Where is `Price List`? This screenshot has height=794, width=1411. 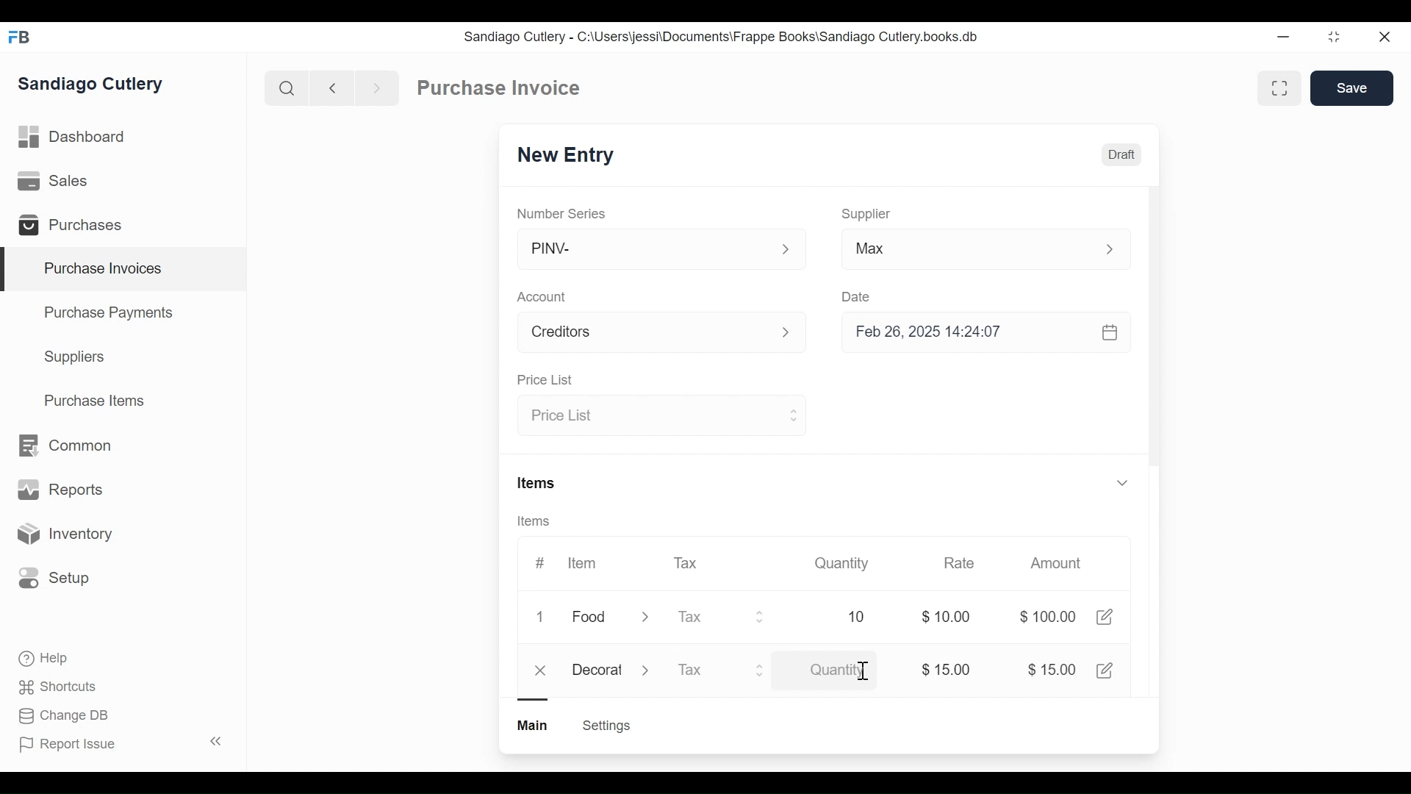 Price List is located at coordinates (544, 381).